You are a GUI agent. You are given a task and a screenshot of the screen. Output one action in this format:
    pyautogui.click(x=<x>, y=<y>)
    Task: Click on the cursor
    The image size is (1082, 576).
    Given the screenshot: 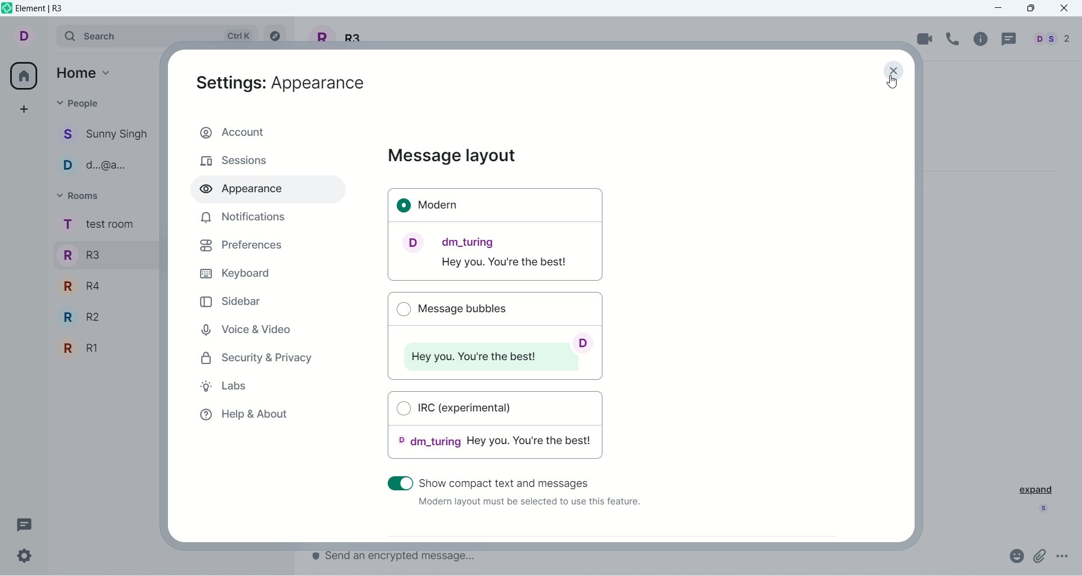 What is the action you would take?
    pyautogui.click(x=888, y=83)
    